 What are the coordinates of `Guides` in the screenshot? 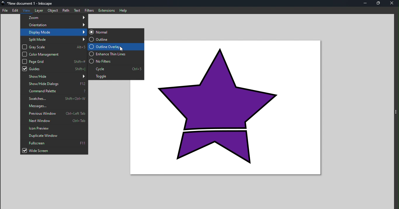 It's located at (54, 69).